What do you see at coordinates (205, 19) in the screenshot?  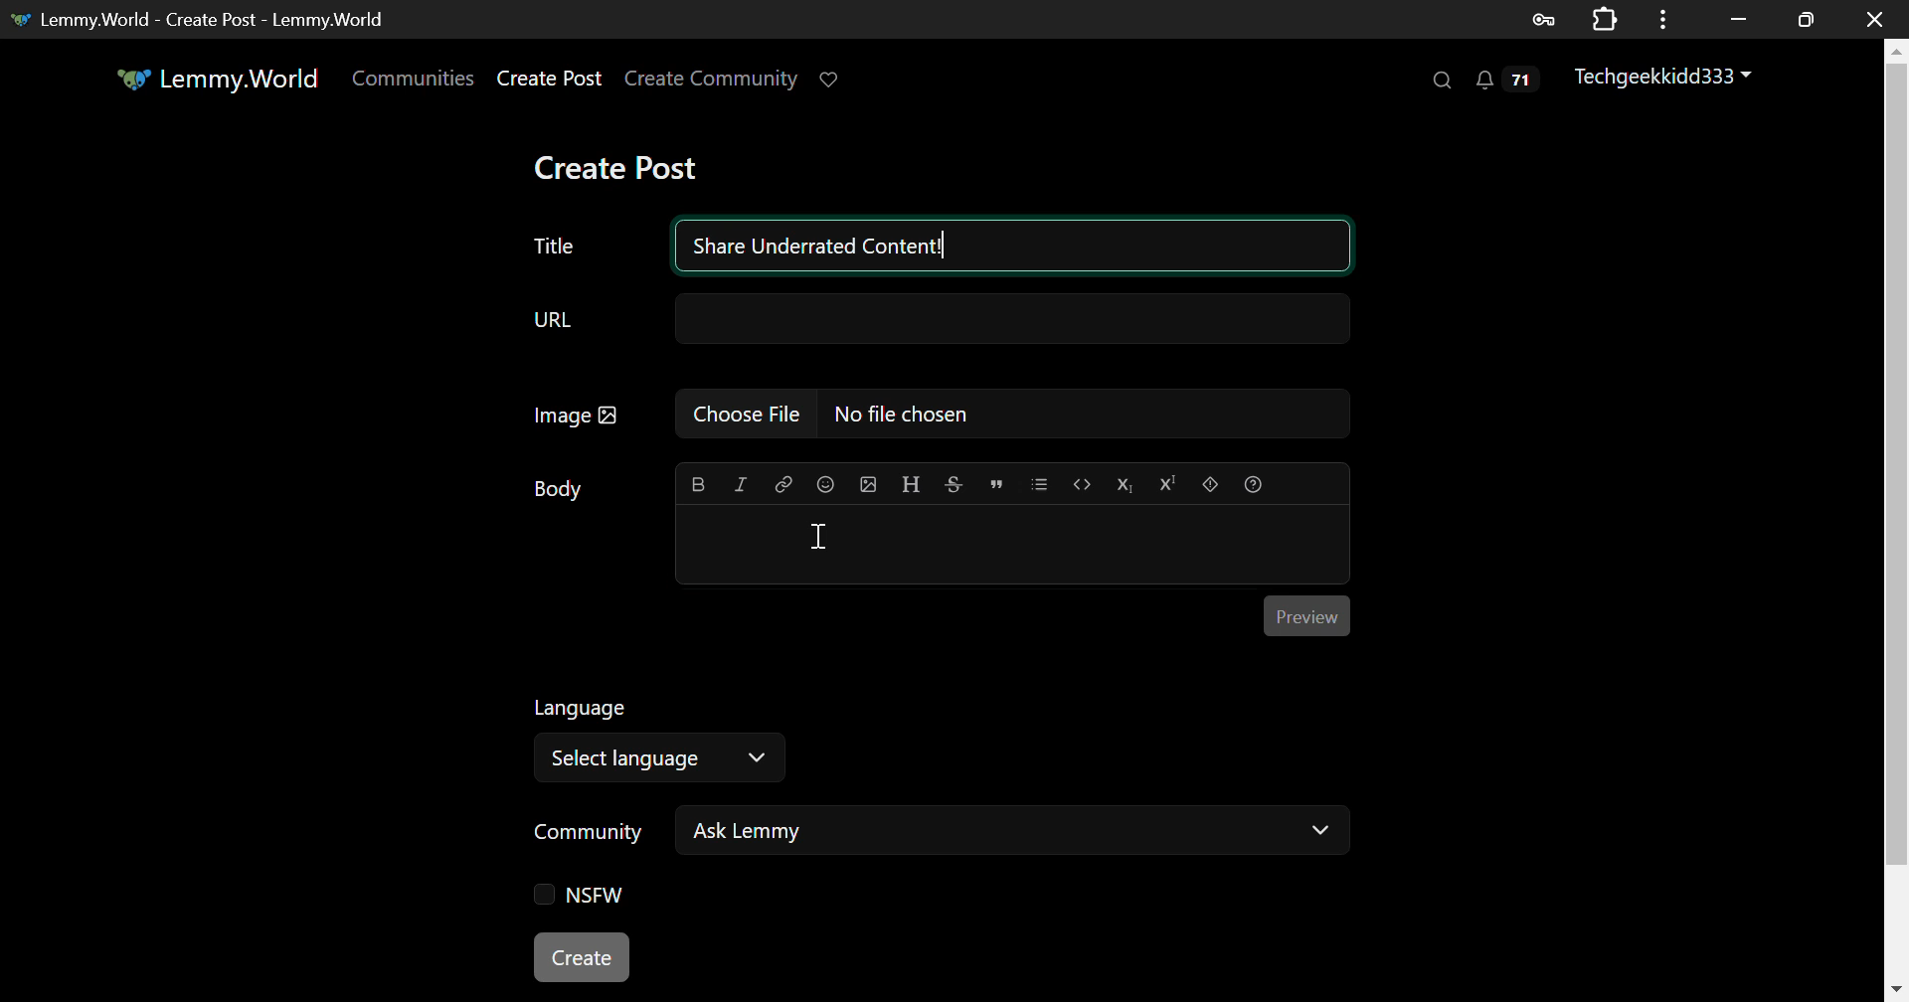 I see `Lemmy.World - Create Post - Lemmy.World` at bounding box center [205, 19].